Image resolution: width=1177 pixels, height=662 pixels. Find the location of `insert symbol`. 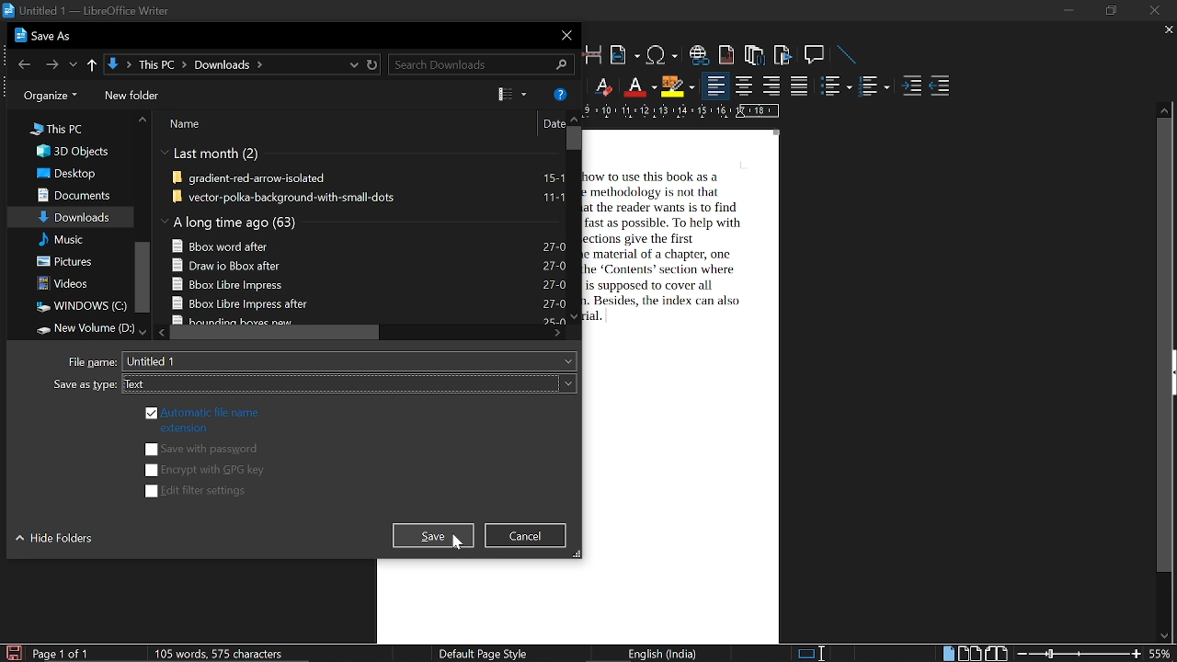

insert symbol is located at coordinates (664, 55).